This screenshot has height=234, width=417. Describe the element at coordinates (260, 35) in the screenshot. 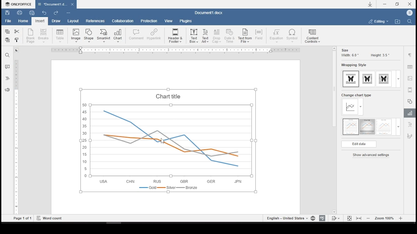

I see `field` at that location.